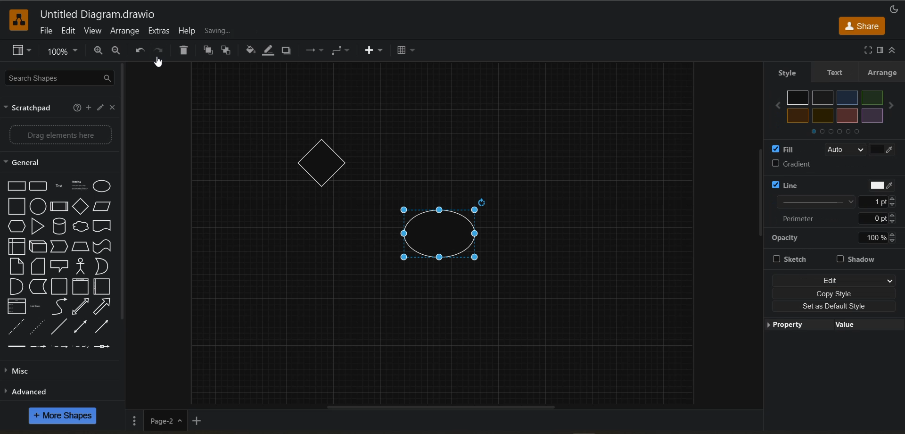  Describe the element at coordinates (798, 259) in the screenshot. I see `sketch` at that location.